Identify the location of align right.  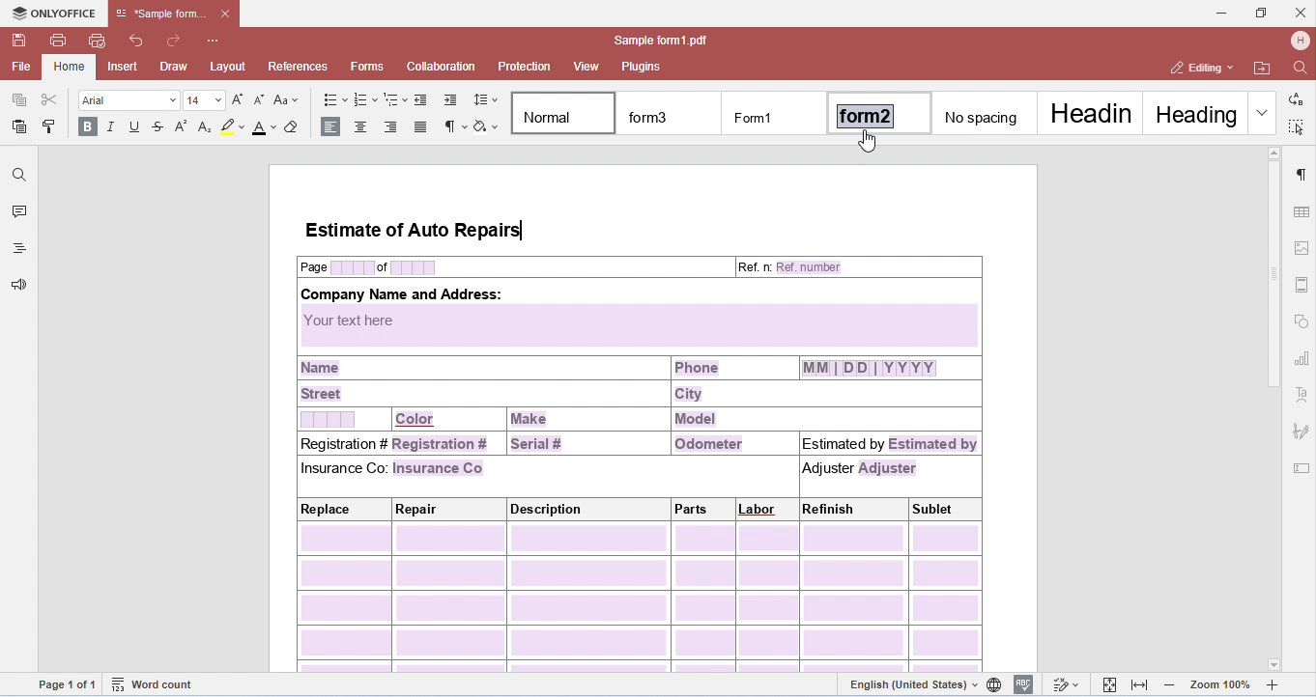
(393, 126).